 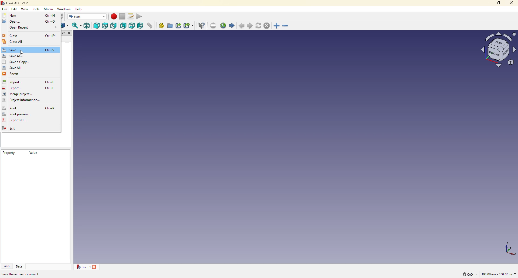 What do you see at coordinates (250, 26) in the screenshot?
I see `next page` at bounding box center [250, 26].